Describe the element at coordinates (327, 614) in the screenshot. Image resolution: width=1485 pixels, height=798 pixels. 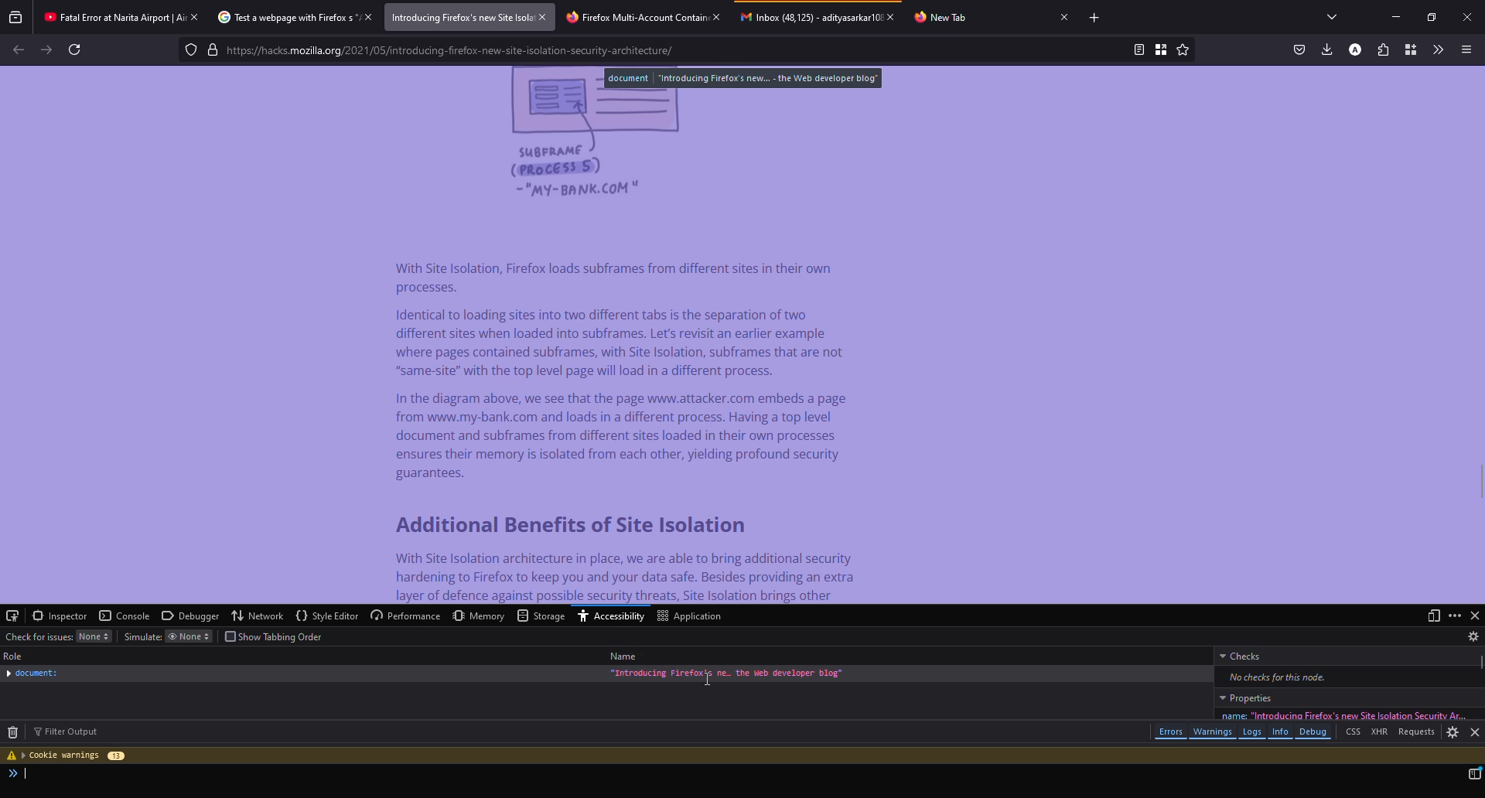
I see `style editor` at that location.